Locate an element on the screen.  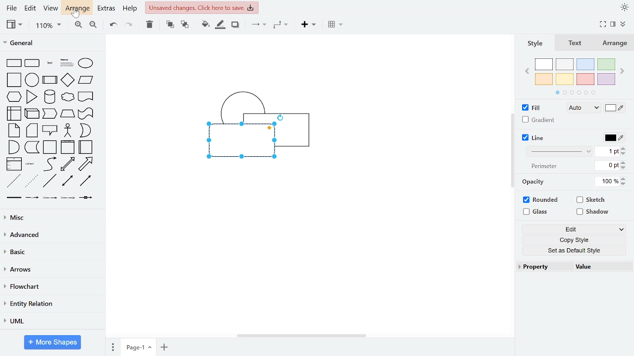
text is located at coordinates (576, 44).